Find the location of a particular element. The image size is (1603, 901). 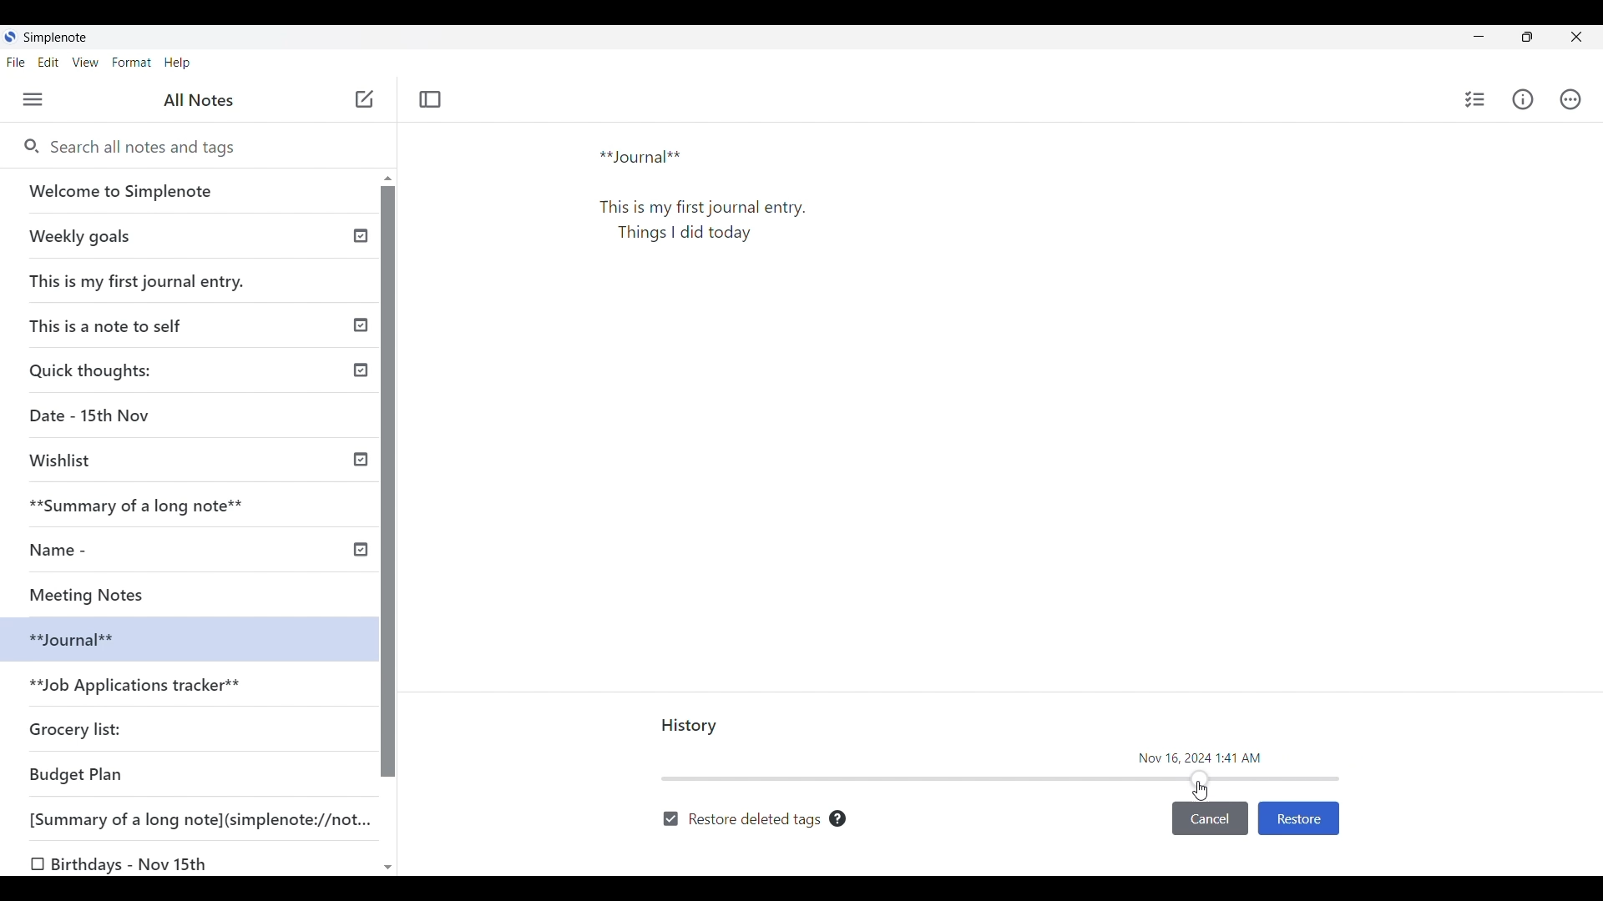

Name - is located at coordinates (63, 550).